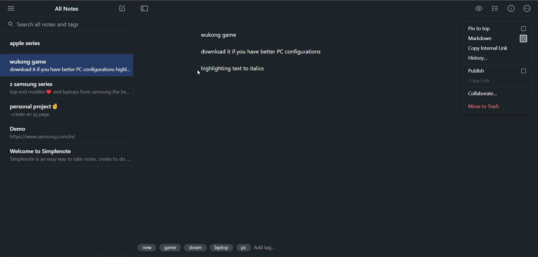 This screenshot has width=538, height=257. What do you see at coordinates (495, 9) in the screenshot?
I see `insert checklist` at bounding box center [495, 9].